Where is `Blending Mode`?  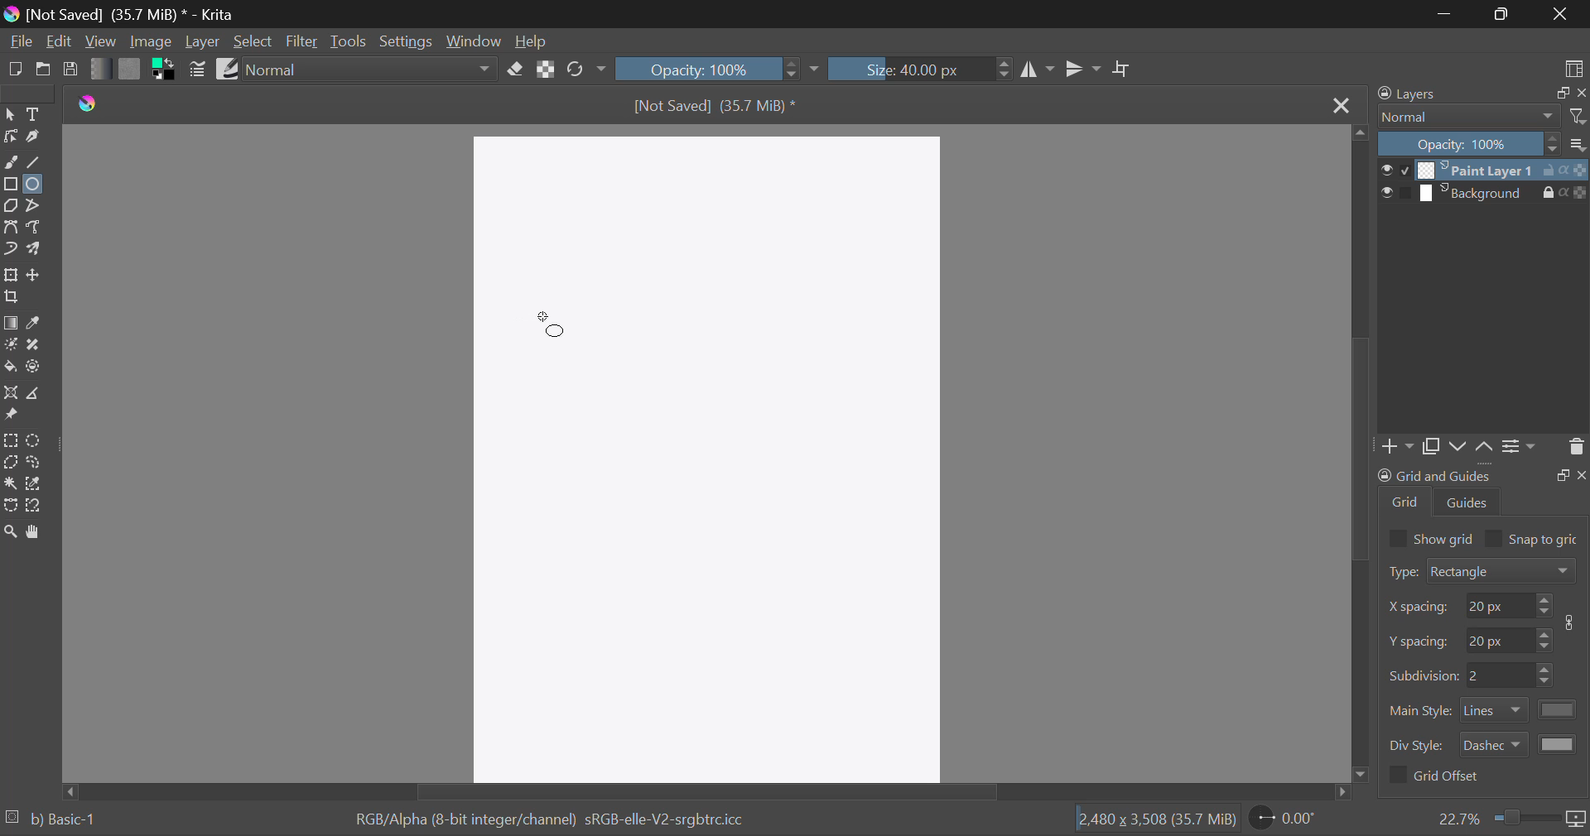 Blending Mode is located at coordinates (371, 70).